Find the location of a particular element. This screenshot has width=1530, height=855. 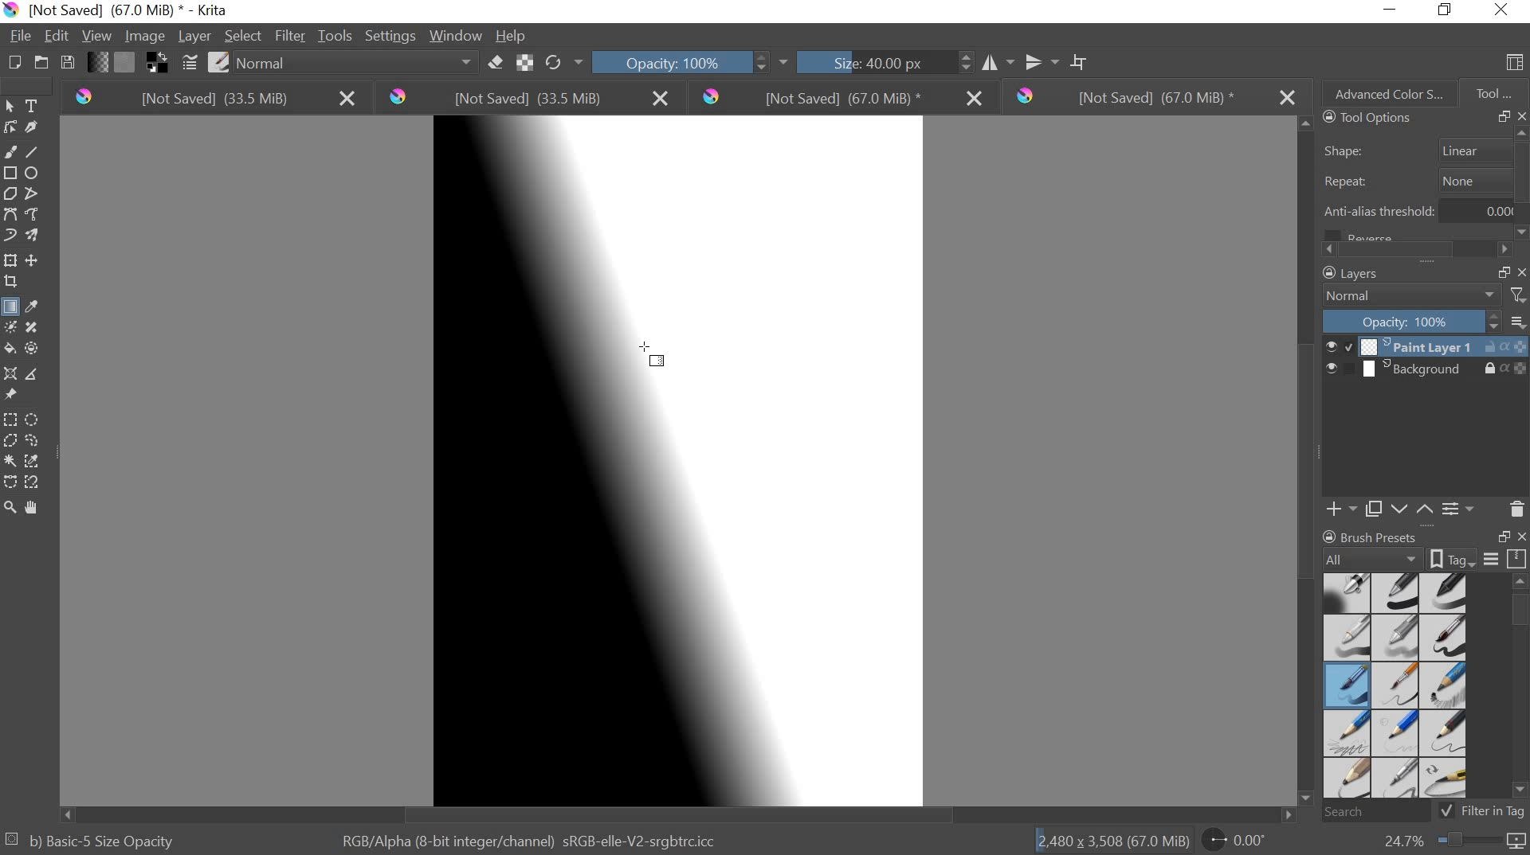

measurements is located at coordinates (37, 373).